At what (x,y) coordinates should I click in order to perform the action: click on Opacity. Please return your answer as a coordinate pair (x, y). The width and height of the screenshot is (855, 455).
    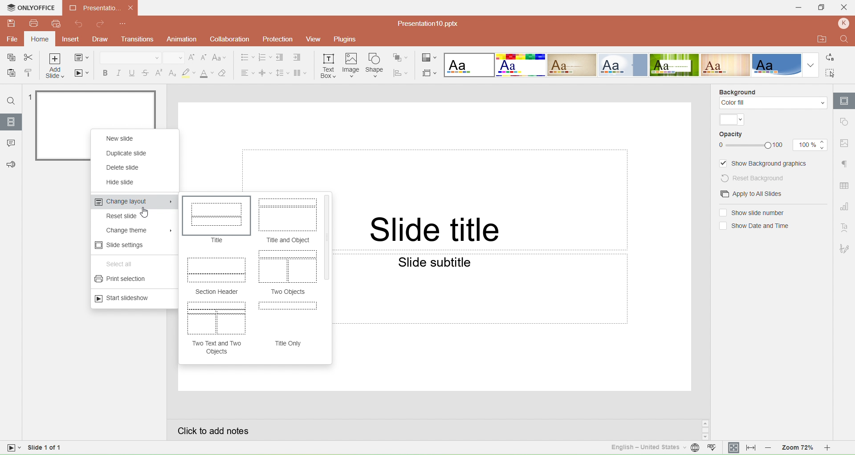
    Looking at the image, I should click on (732, 135).